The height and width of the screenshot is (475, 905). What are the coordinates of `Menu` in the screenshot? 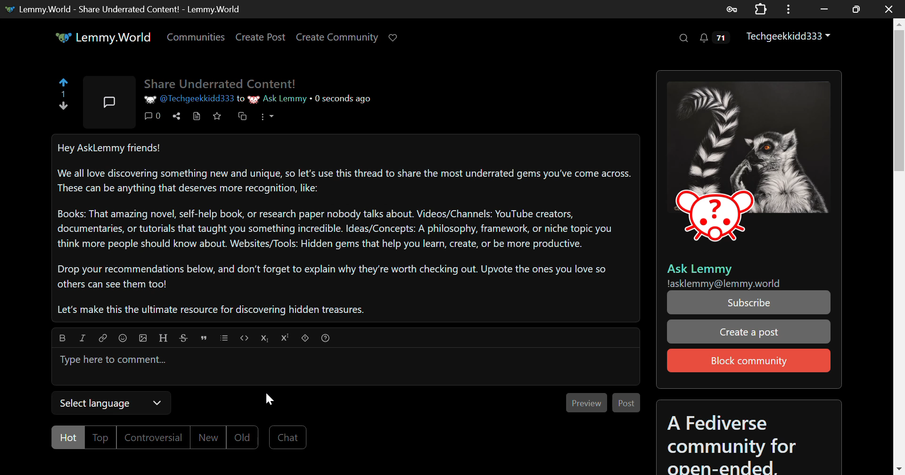 It's located at (269, 120).